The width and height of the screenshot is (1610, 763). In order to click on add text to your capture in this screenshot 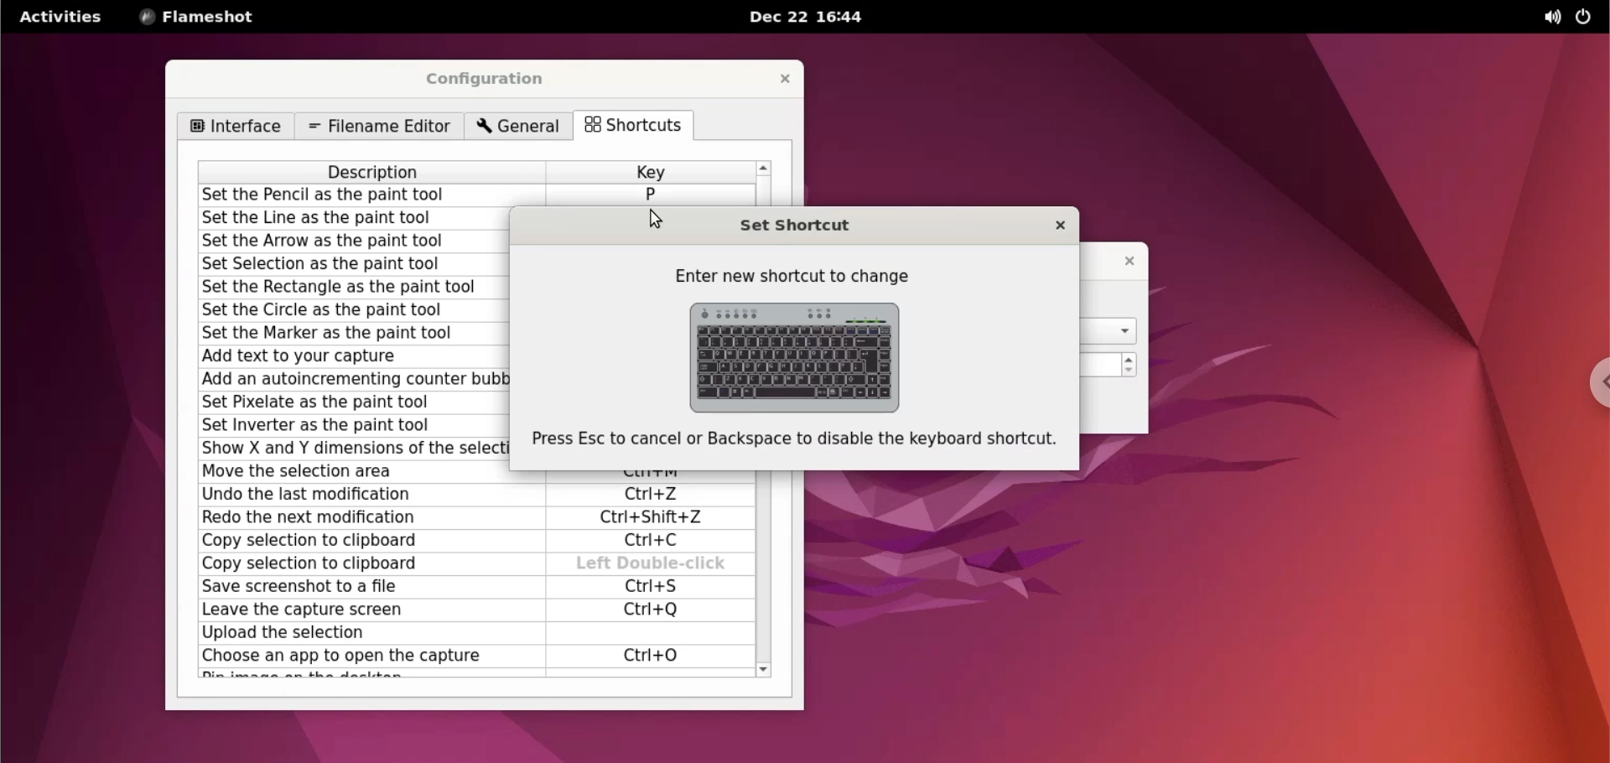, I will do `click(351, 356)`.